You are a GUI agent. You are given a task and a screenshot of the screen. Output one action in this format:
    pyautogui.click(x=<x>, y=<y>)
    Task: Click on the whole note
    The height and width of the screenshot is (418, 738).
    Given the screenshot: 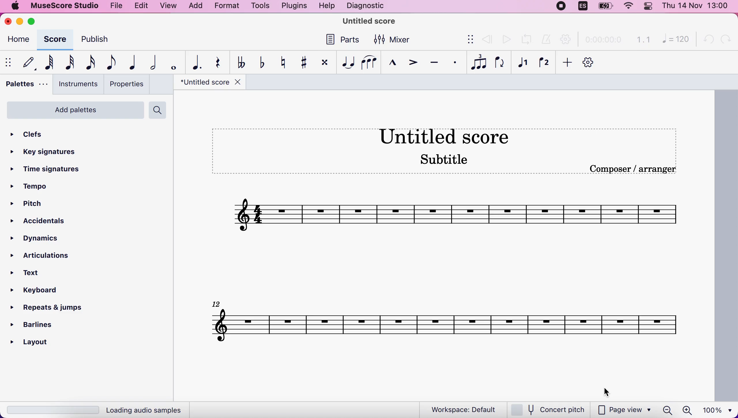 What is the action you would take?
    pyautogui.click(x=171, y=61)
    